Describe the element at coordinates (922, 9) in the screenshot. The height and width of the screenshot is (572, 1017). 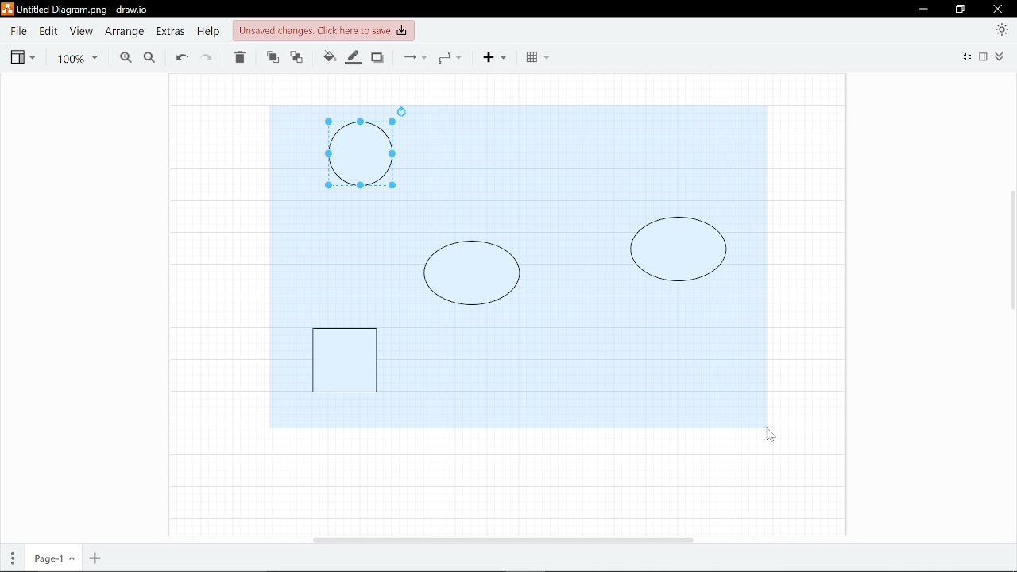
I see `Minimize` at that location.